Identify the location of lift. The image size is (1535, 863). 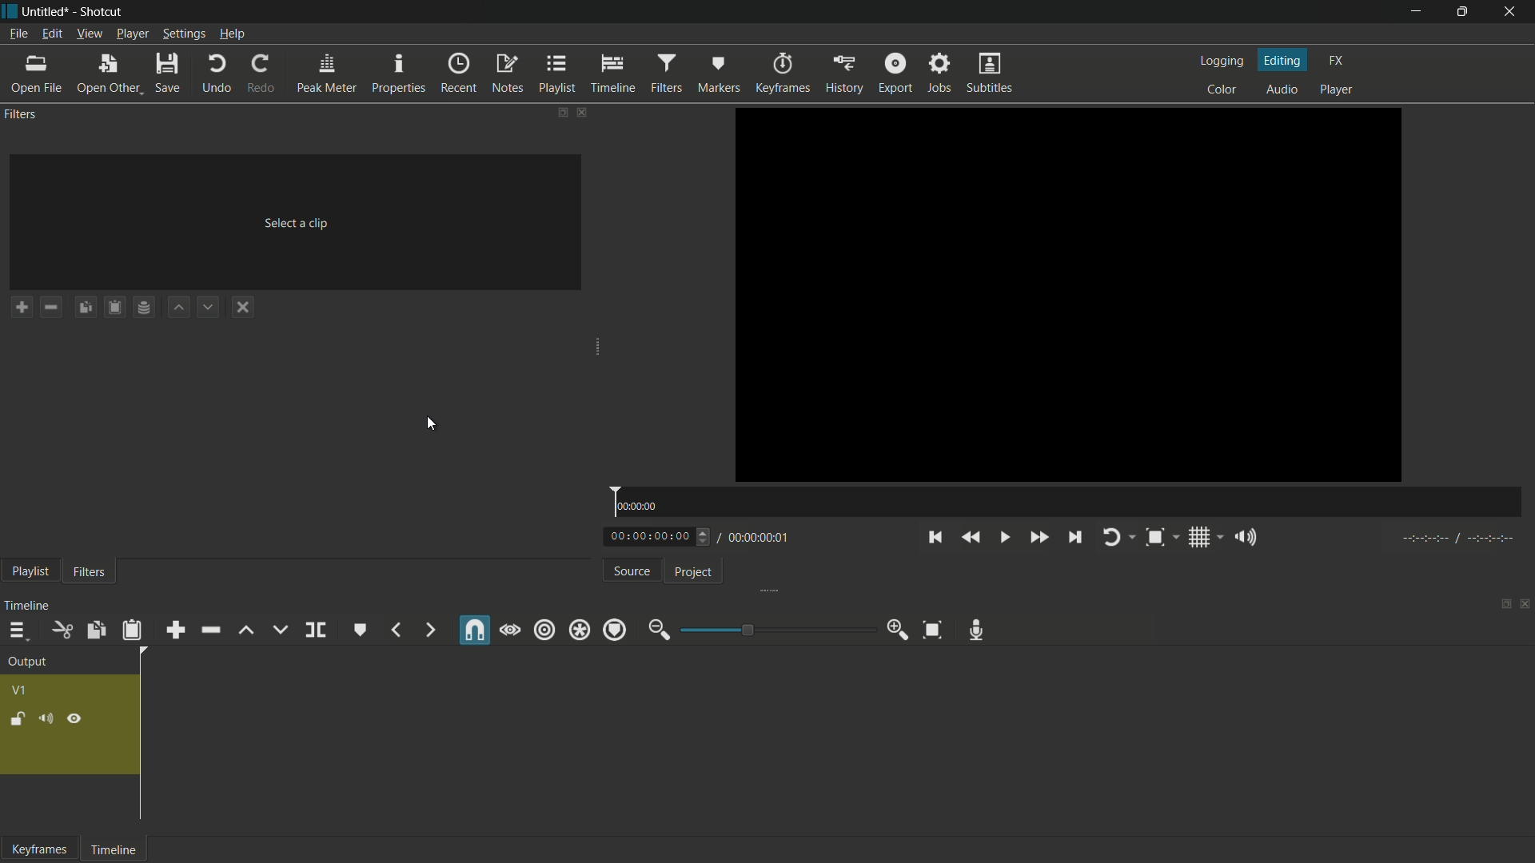
(249, 630).